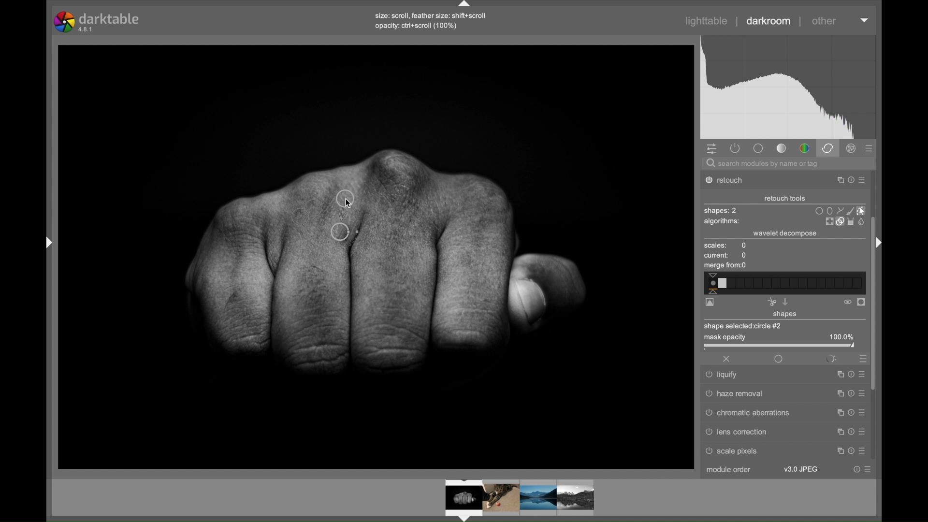 This screenshot has width=928, height=522. I want to click on more options, so click(861, 431).